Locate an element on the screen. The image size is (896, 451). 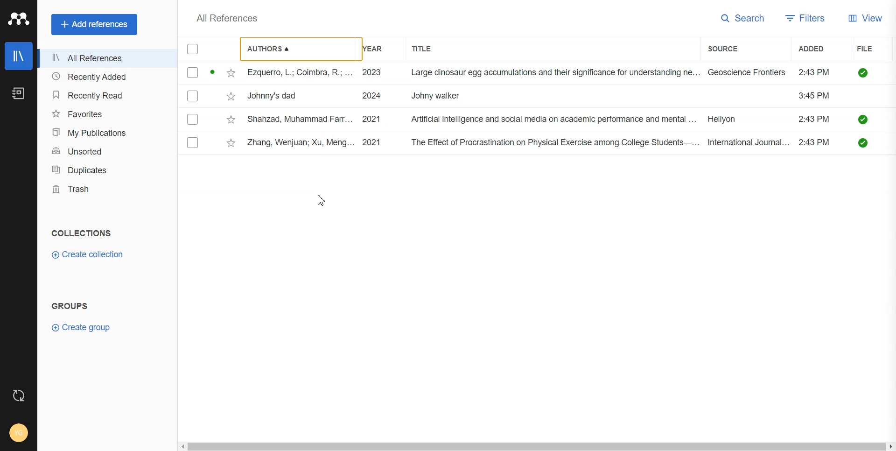
Shahzad, Muhammad is located at coordinates (300, 120).